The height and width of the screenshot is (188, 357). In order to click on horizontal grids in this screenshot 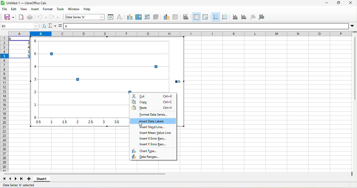, I will do `click(216, 17)`.